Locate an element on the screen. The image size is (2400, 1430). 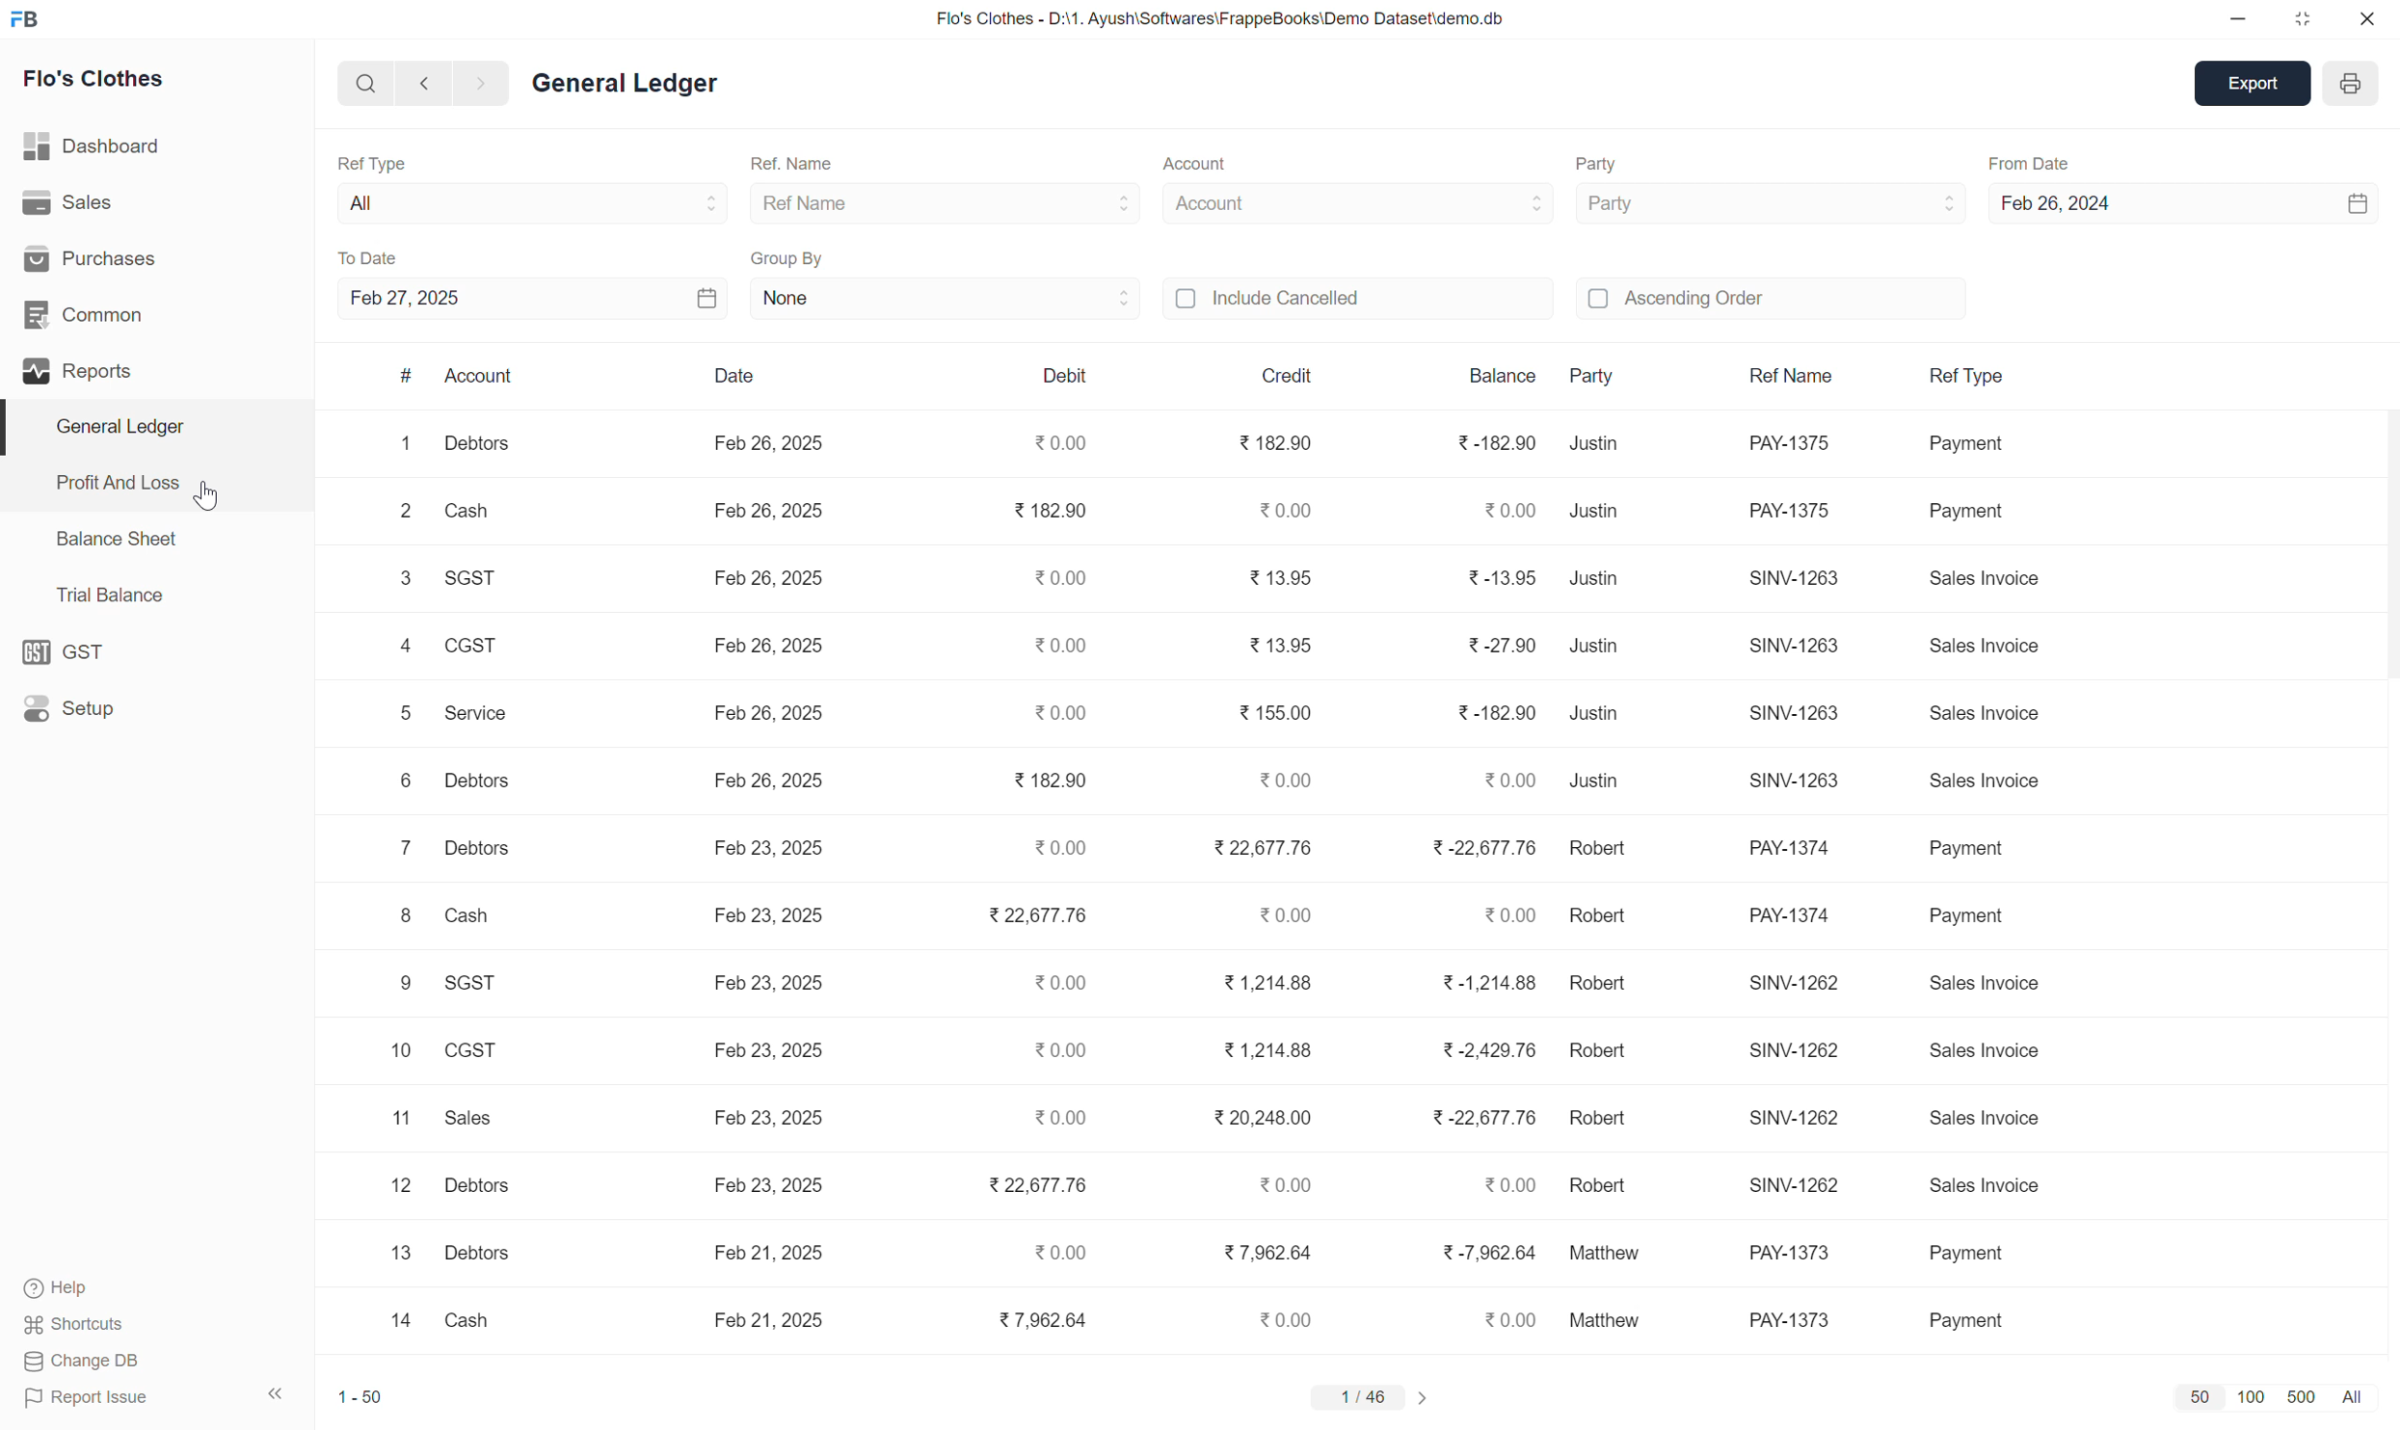
Payment is located at coordinates (1974, 1310).